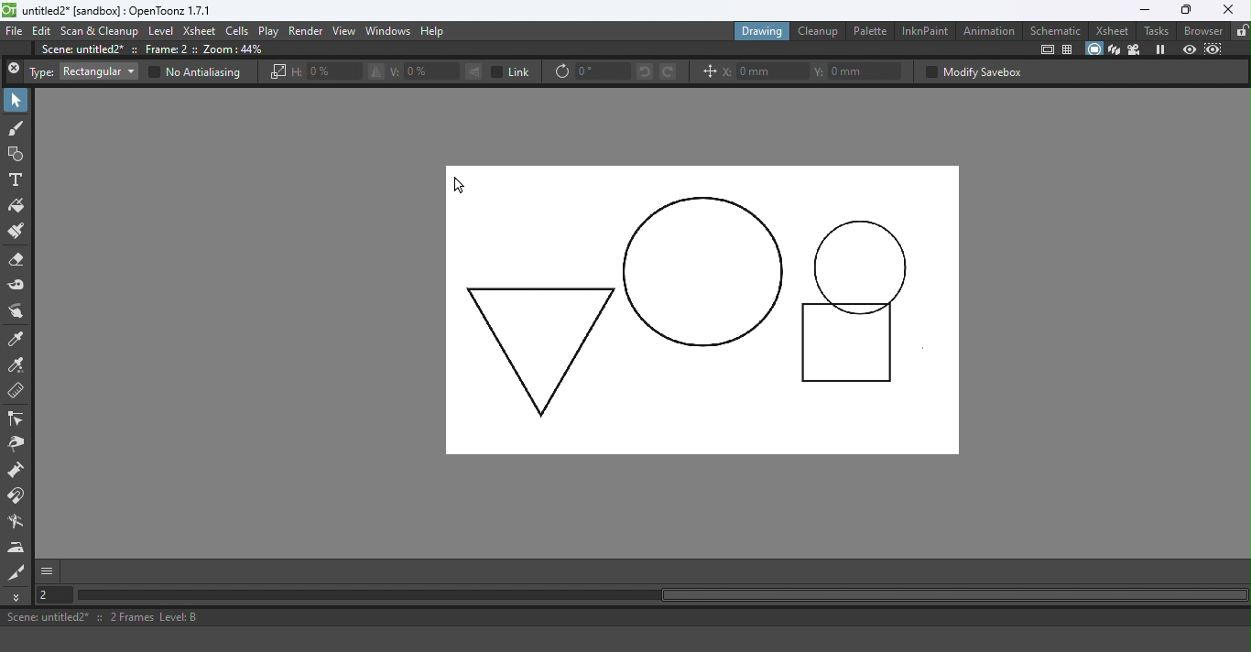 The height and width of the screenshot is (652, 1251). Describe the element at coordinates (1111, 30) in the screenshot. I see `Xsheet` at that location.